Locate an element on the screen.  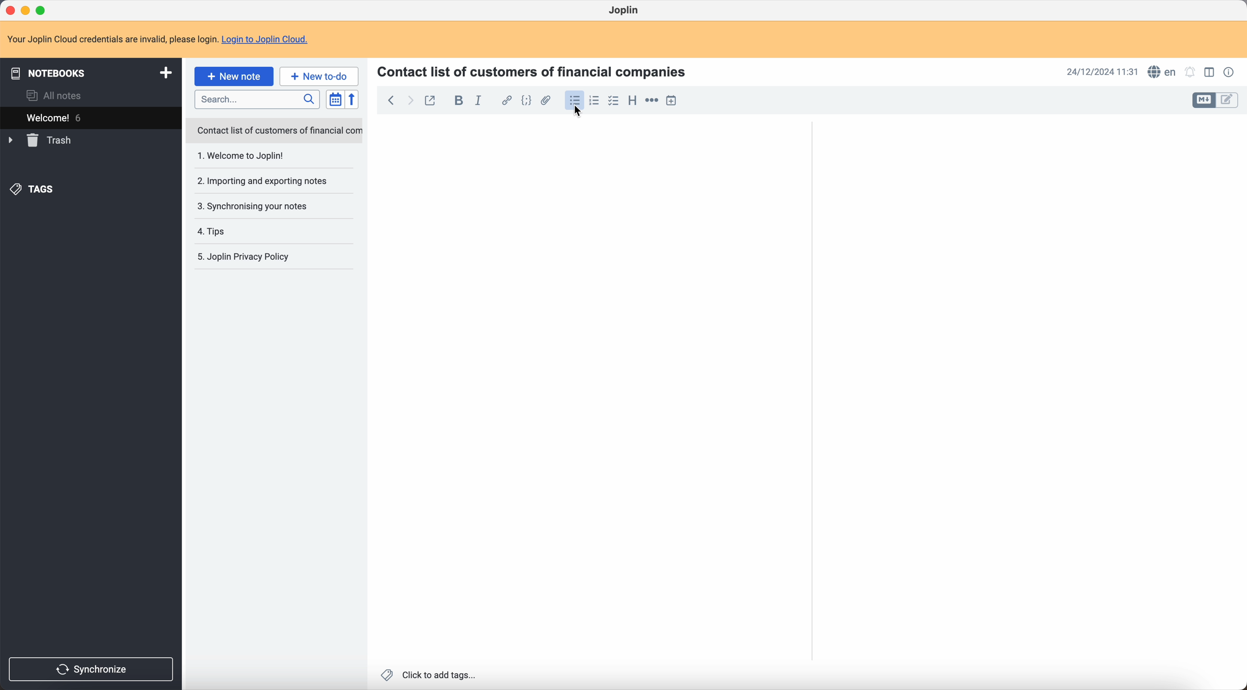
body text is located at coordinates (1024, 404).